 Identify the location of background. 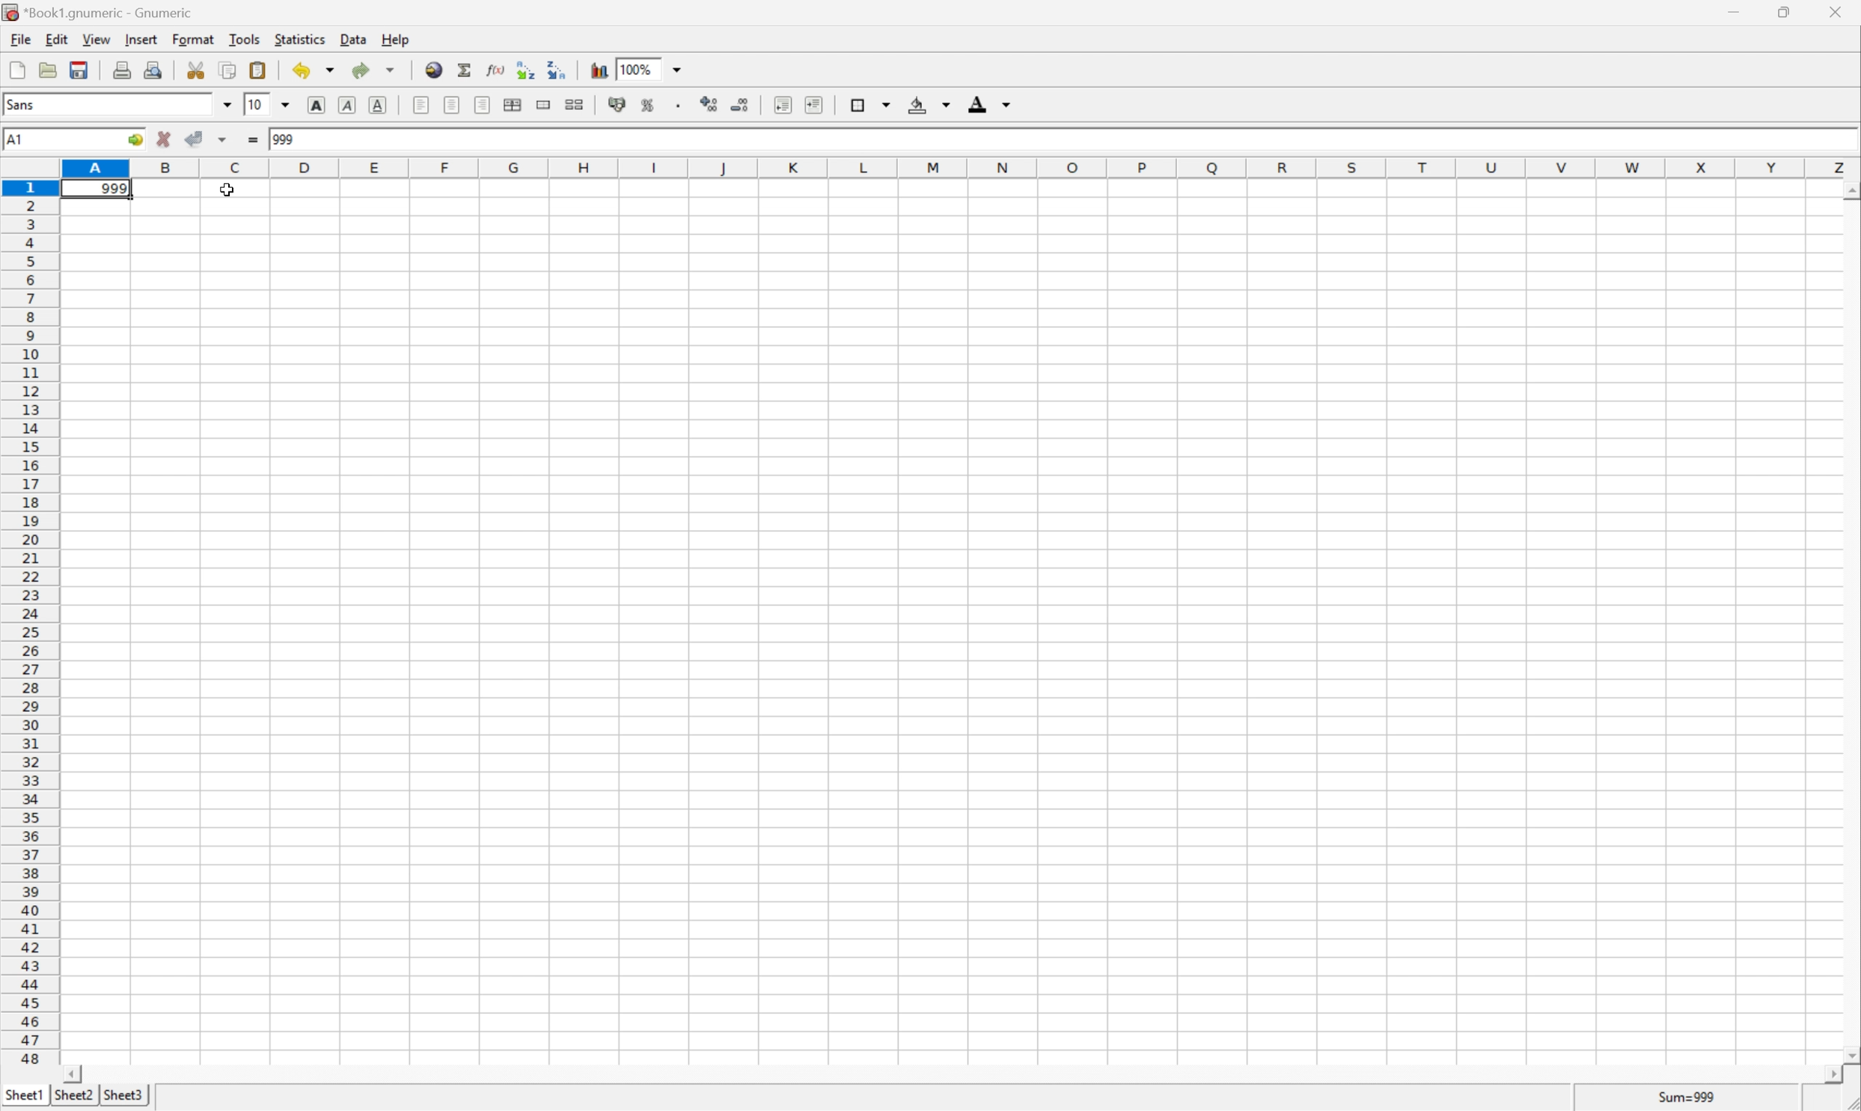
(931, 106).